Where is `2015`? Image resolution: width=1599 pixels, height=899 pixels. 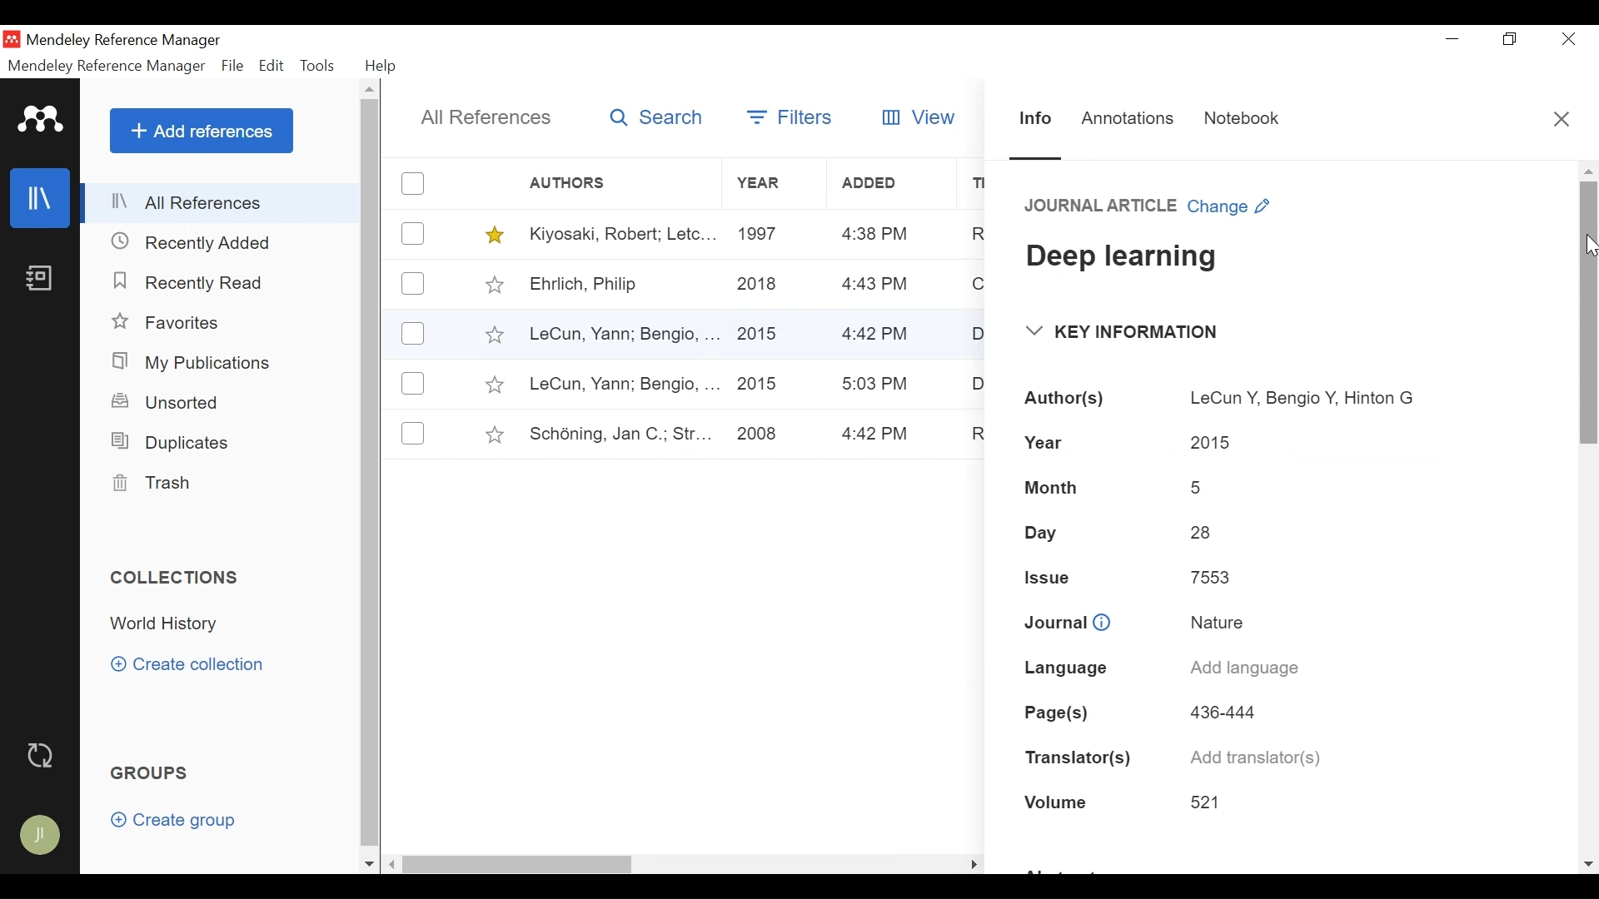
2015 is located at coordinates (1218, 437).